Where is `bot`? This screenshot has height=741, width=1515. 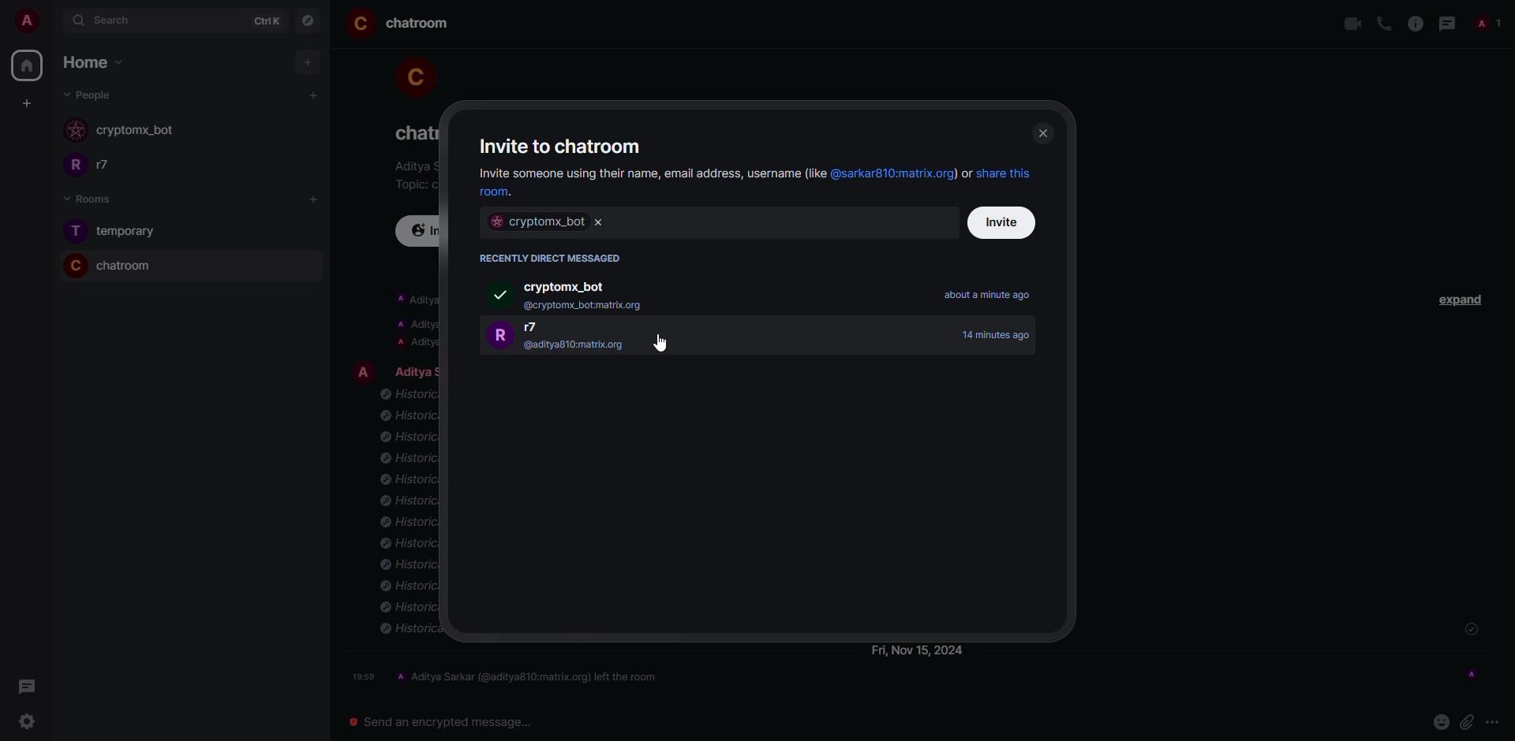 bot is located at coordinates (537, 222).